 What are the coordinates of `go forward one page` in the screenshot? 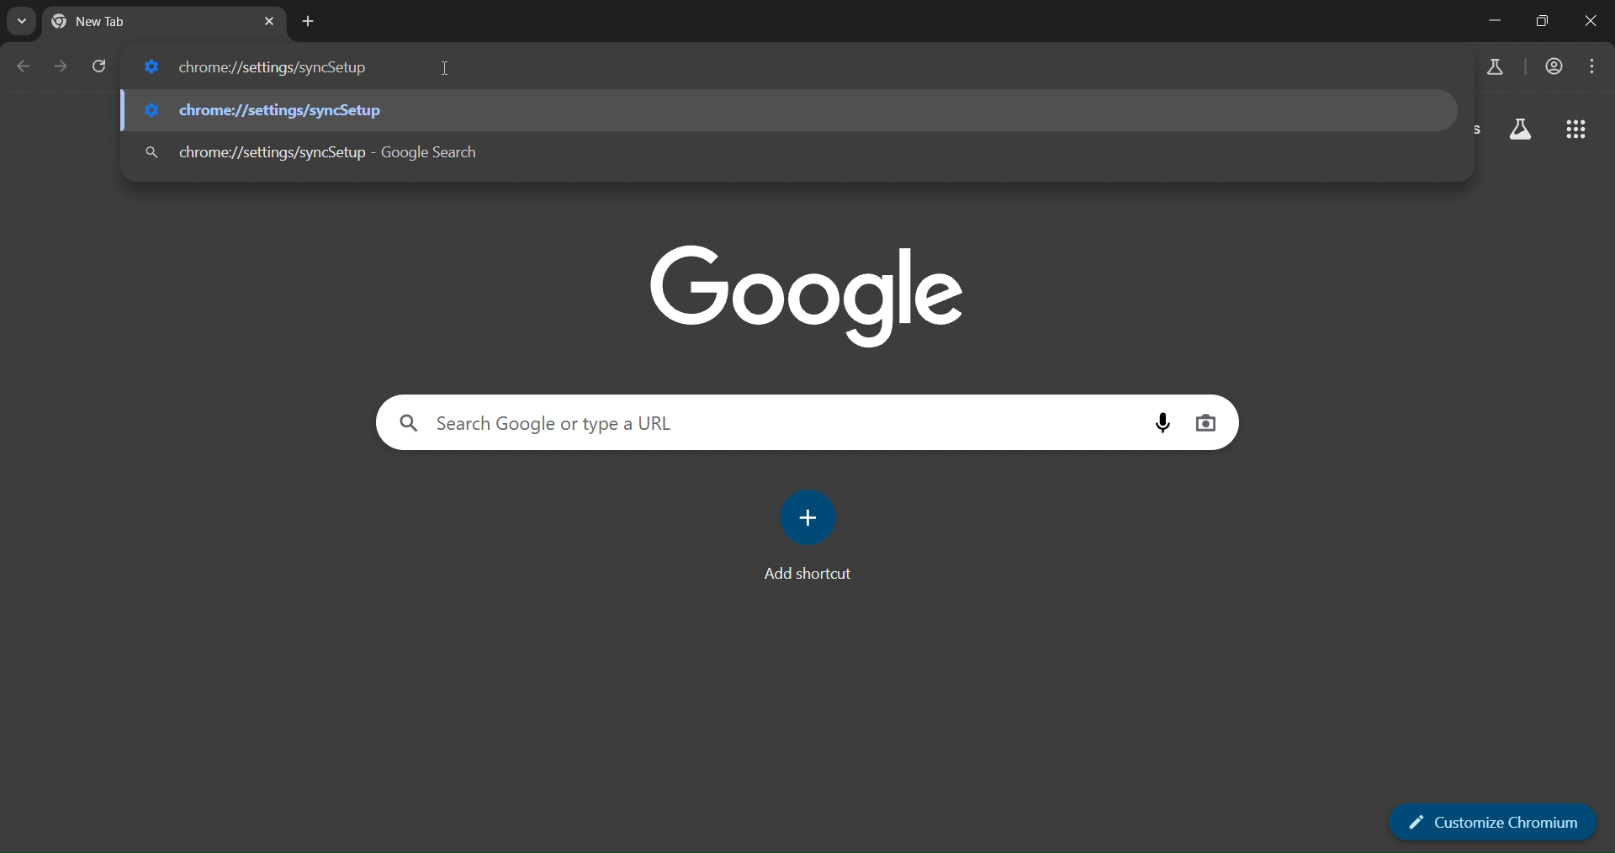 It's located at (65, 66).